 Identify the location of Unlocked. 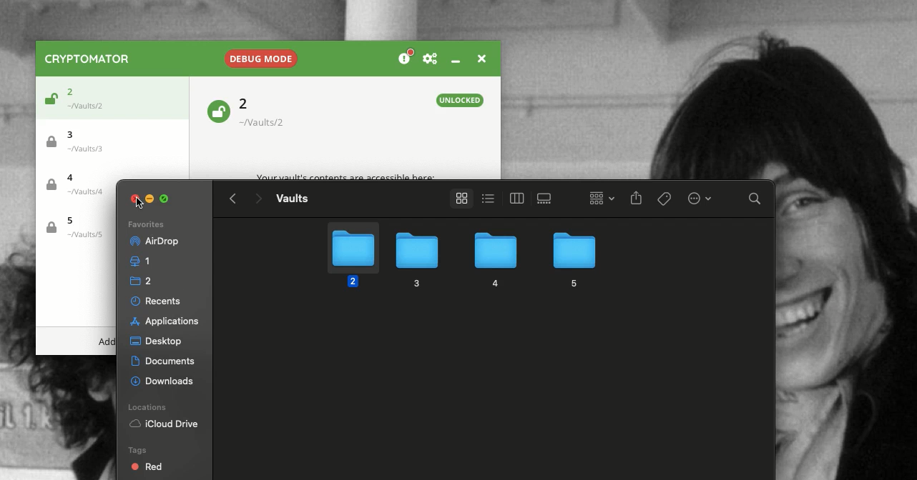
(461, 100).